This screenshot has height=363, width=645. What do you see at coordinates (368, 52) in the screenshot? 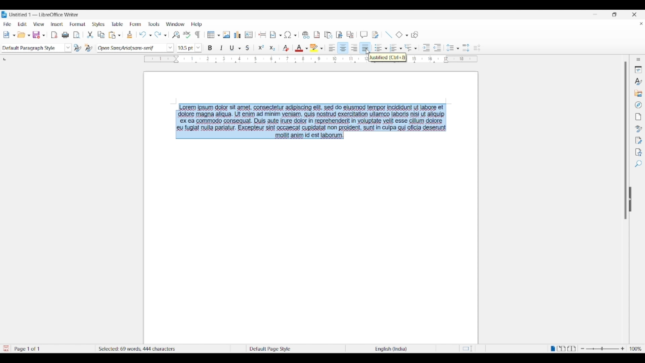
I see `cursor` at bounding box center [368, 52].